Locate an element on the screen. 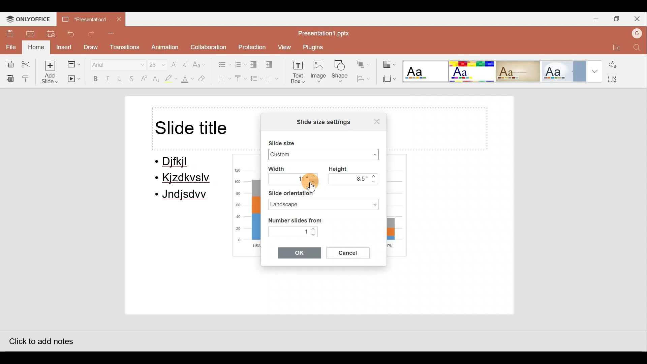  Decrease font size is located at coordinates (186, 62).